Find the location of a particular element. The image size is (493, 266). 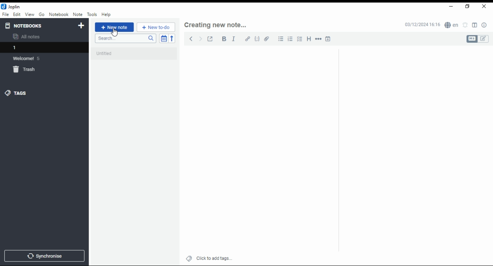

attach file is located at coordinates (267, 38).